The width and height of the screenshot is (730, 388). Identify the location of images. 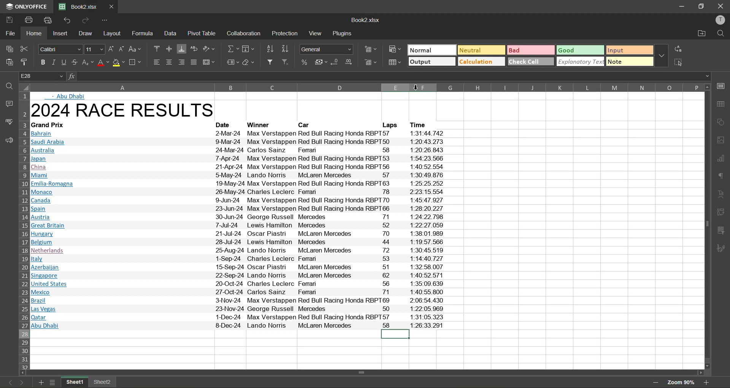
(723, 140).